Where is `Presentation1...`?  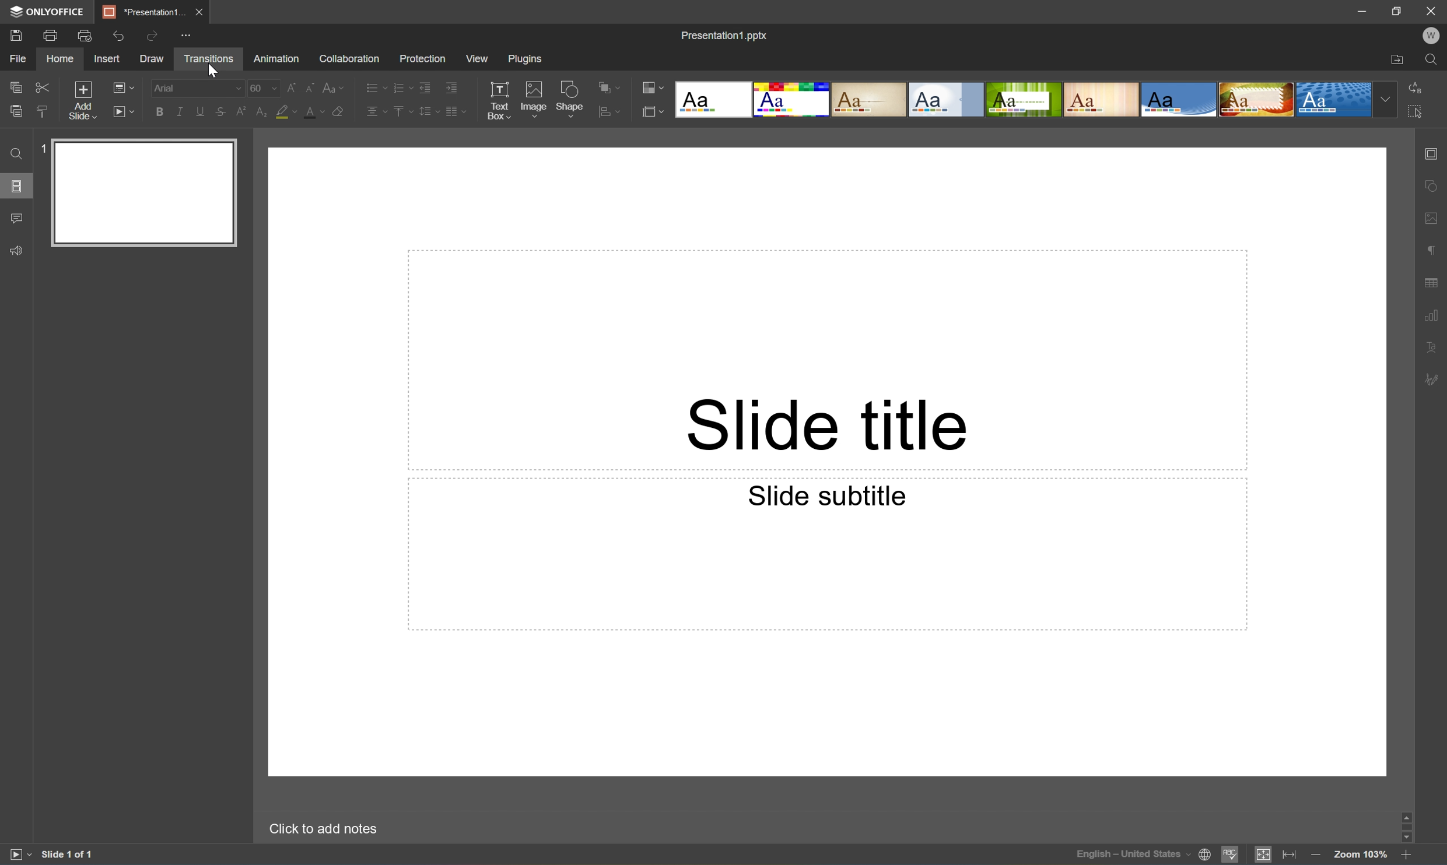
Presentation1... is located at coordinates (144, 12).